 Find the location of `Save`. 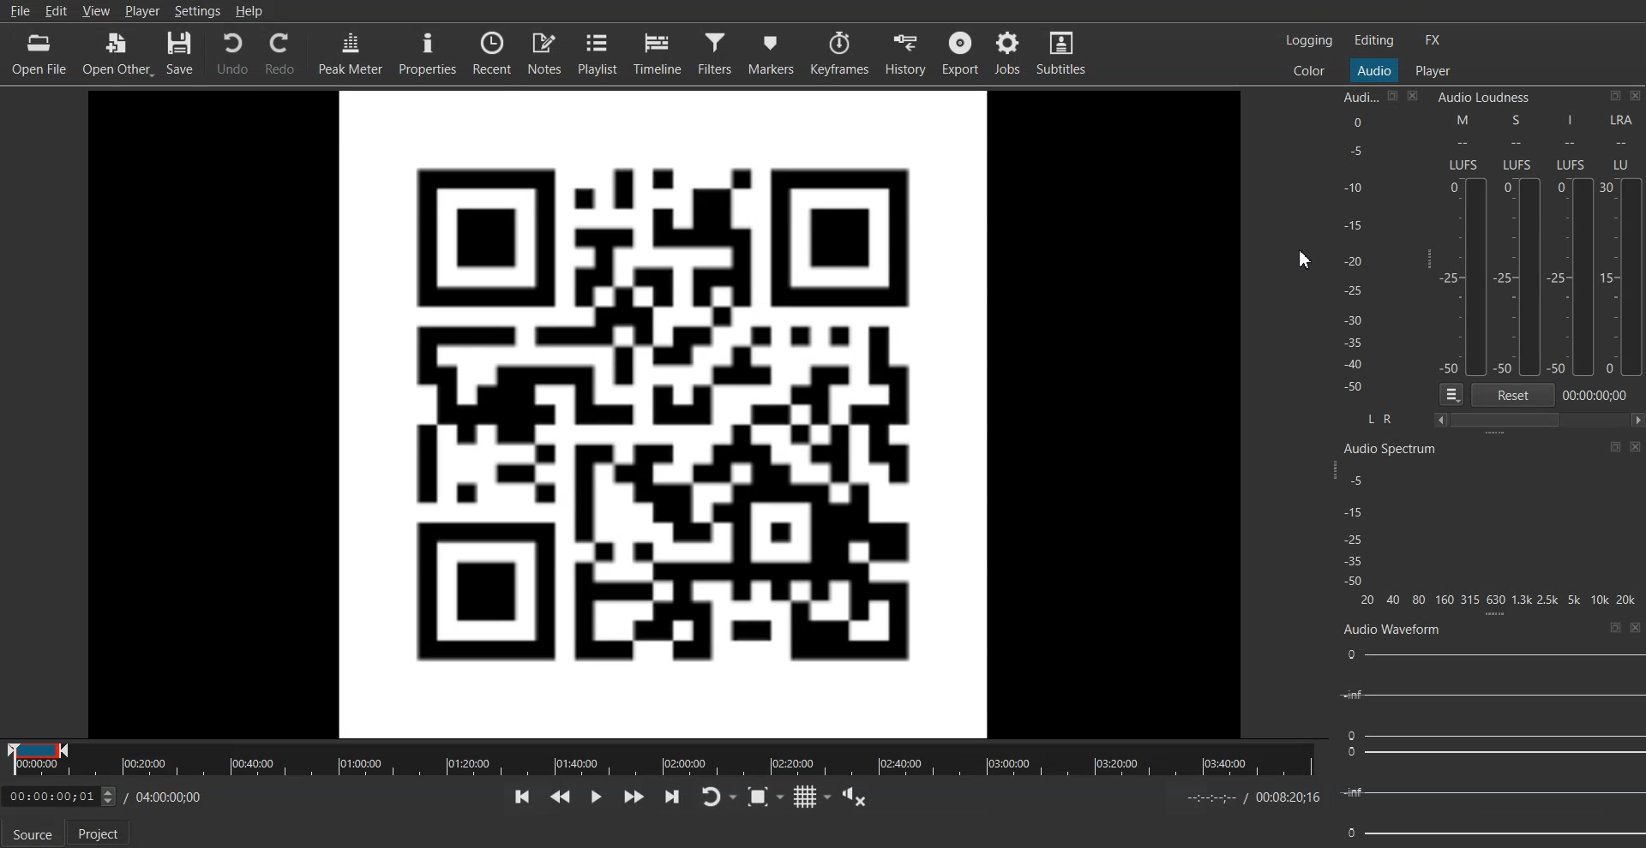

Save is located at coordinates (183, 54).